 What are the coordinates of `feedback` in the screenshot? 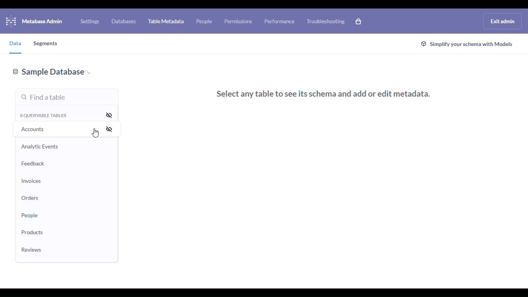 It's located at (33, 164).